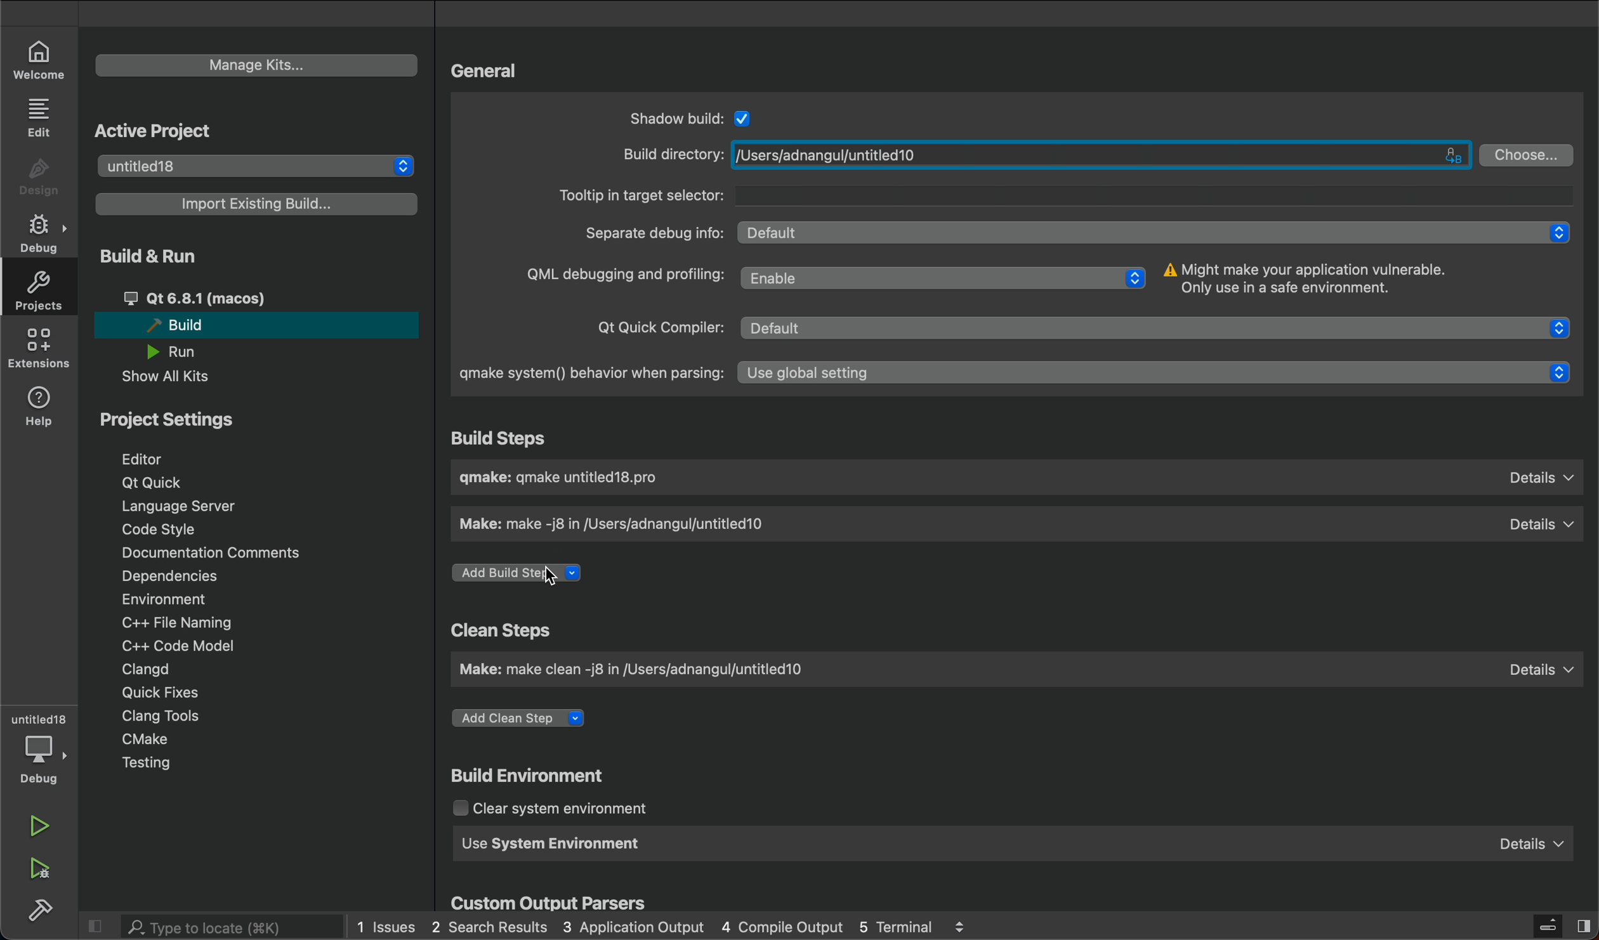  What do you see at coordinates (152, 258) in the screenshot?
I see `Build & Run` at bounding box center [152, 258].